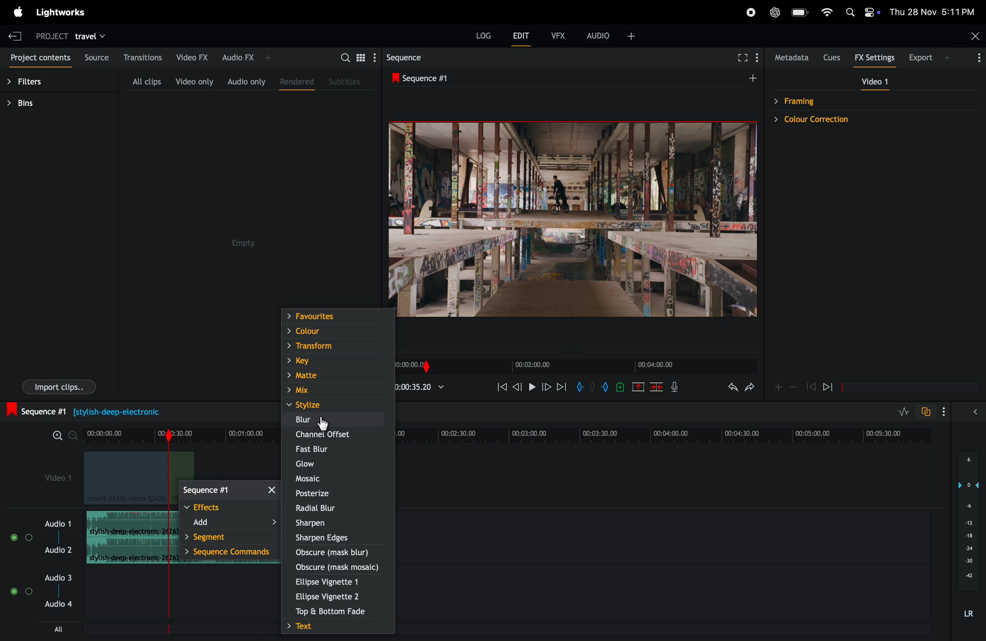 This screenshot has height=641, width=986. I want to click on audio , so click(613, 35).